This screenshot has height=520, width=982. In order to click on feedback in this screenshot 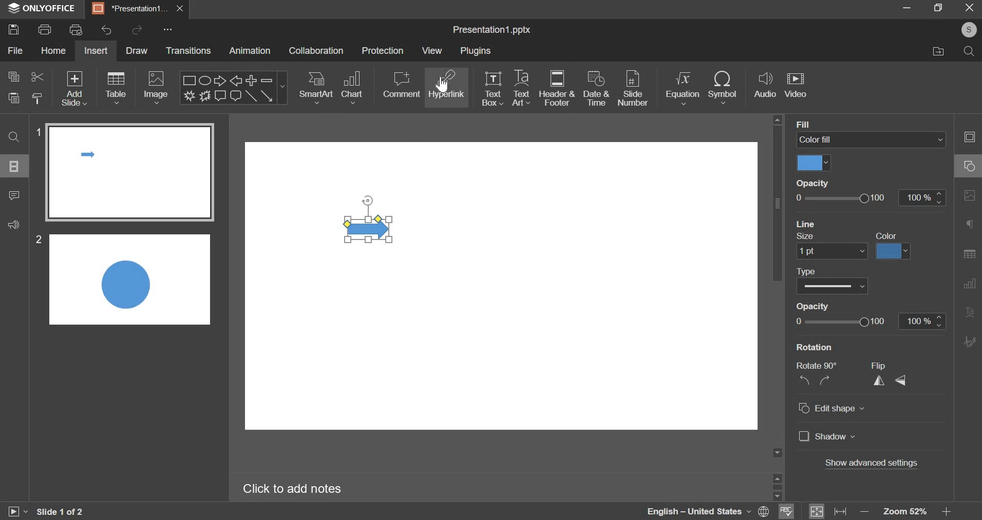, I will do `click(13, 225)`.